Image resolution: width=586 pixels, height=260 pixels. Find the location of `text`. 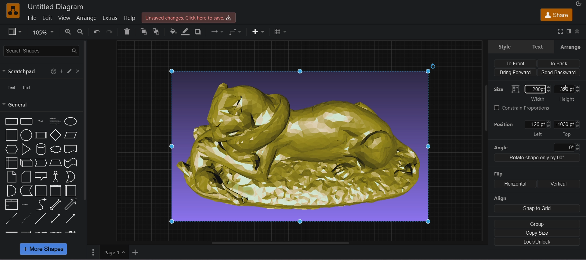

text is located at coordinates (537, 46).